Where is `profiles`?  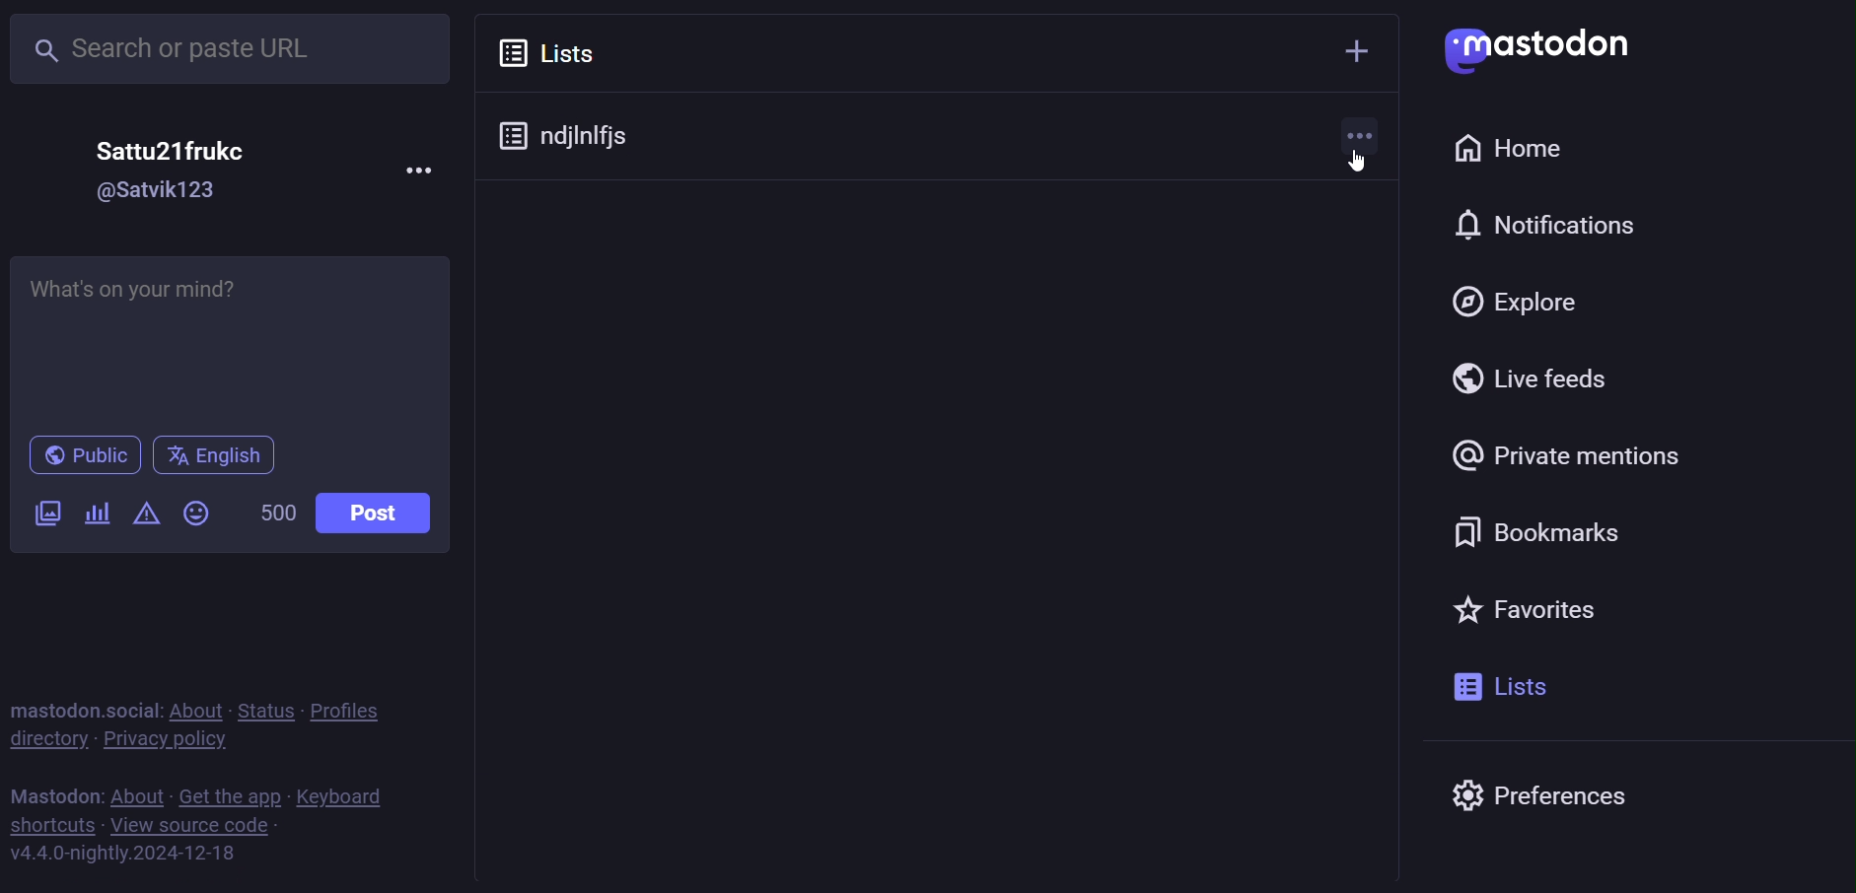
profiles is located at coordinates (354, 709).